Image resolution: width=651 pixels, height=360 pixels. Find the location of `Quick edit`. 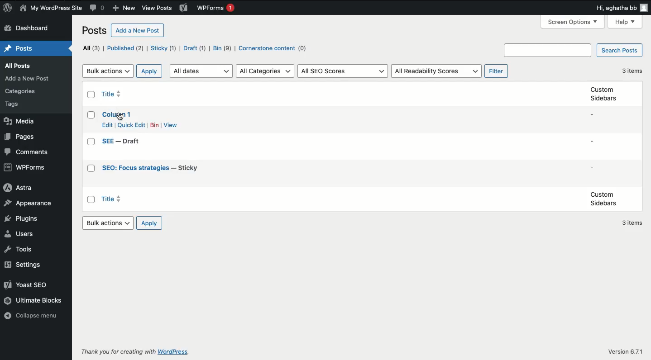

Quick edit is located at coordinates (133, 124).